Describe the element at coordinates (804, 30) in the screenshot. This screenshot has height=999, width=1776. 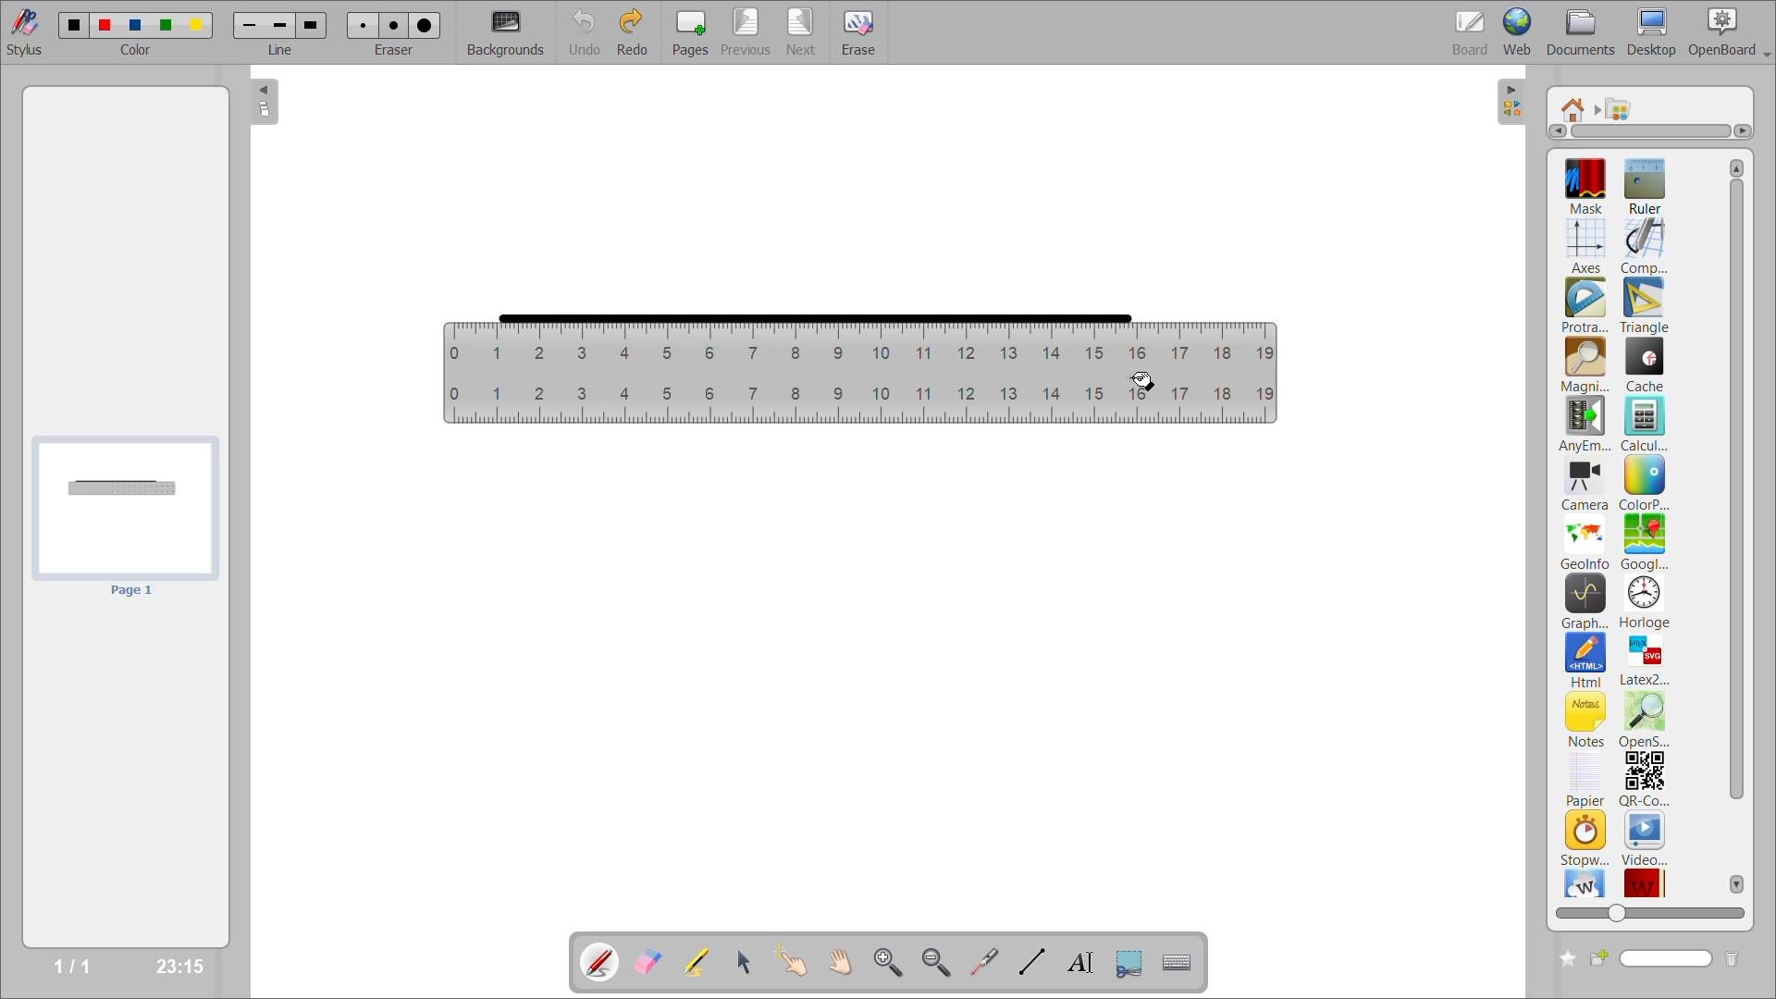
I see `next` at that location.